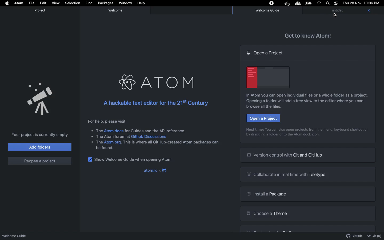 The height and width of the screenshot is (240, 384). Describe the element at coordinates (39, 160) in the screenshot. I see `Reopen a project` at that location.